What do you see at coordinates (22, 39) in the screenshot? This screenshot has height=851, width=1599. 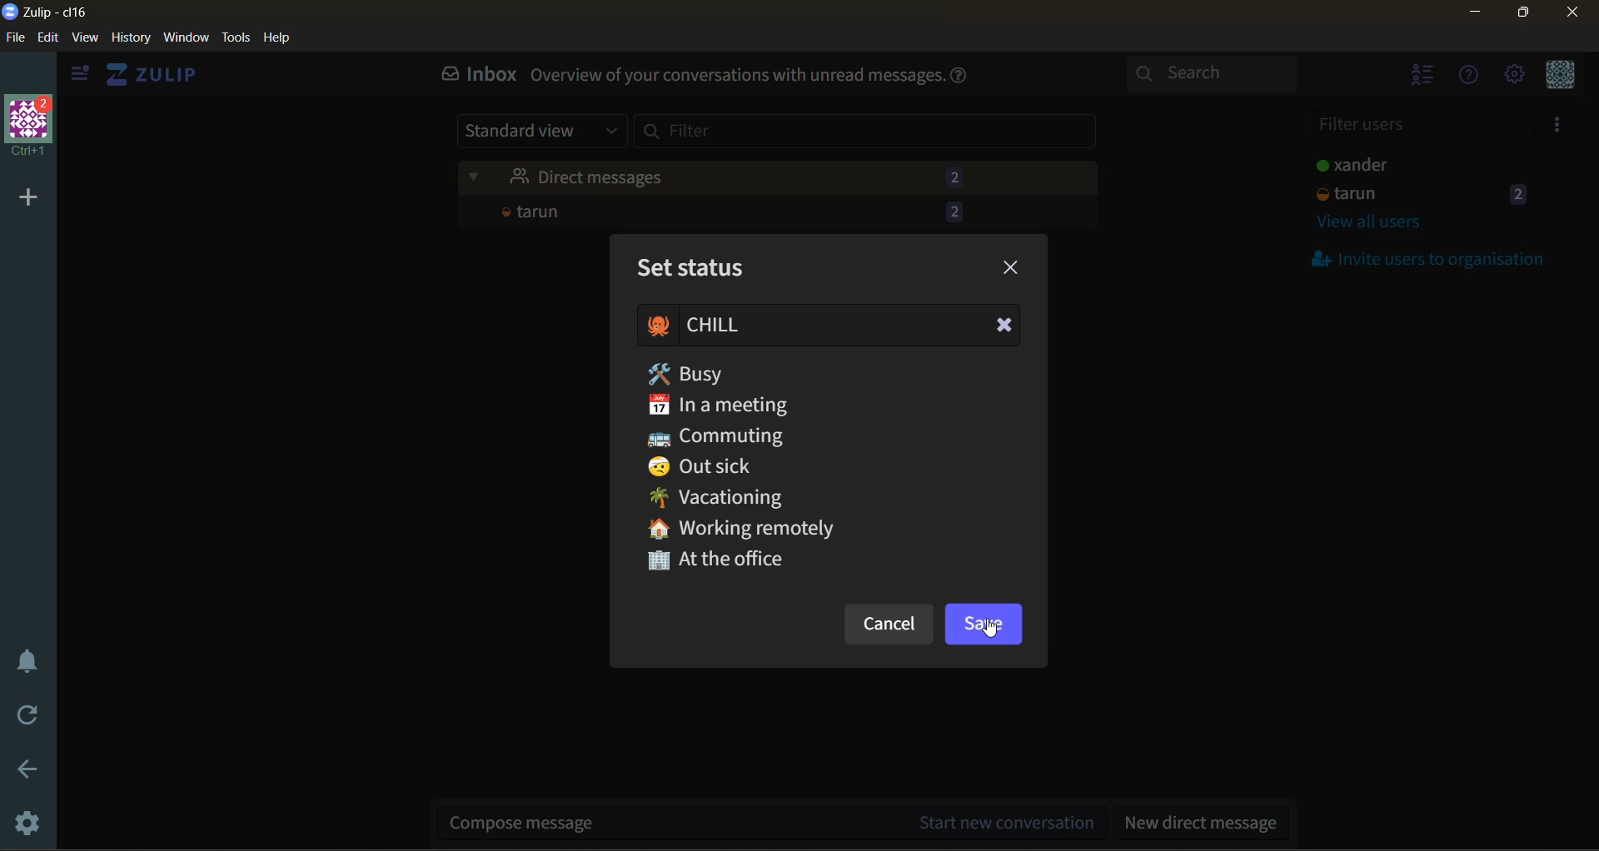 I see `file` at bounding box center [22, 39].